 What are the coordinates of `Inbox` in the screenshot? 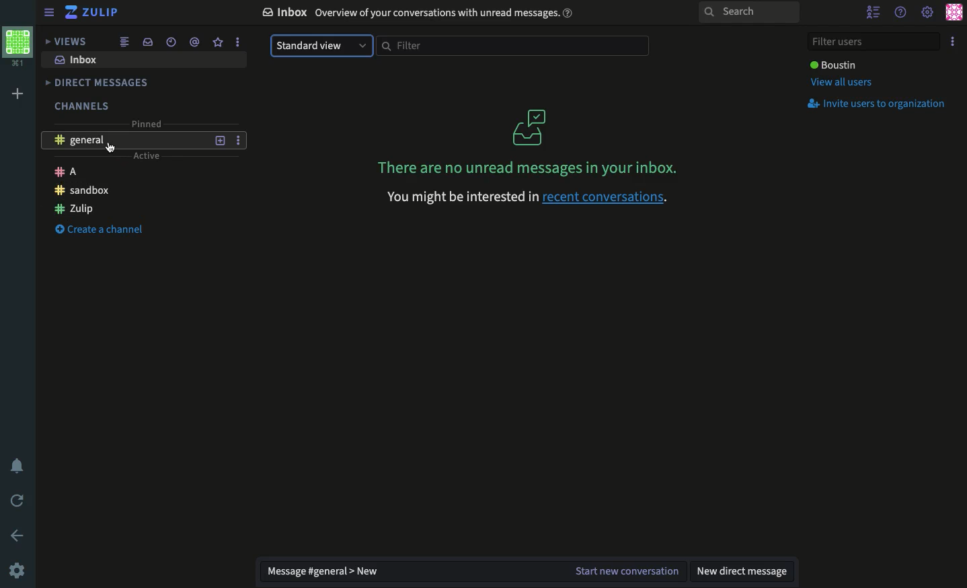 It's located at (83, 61).